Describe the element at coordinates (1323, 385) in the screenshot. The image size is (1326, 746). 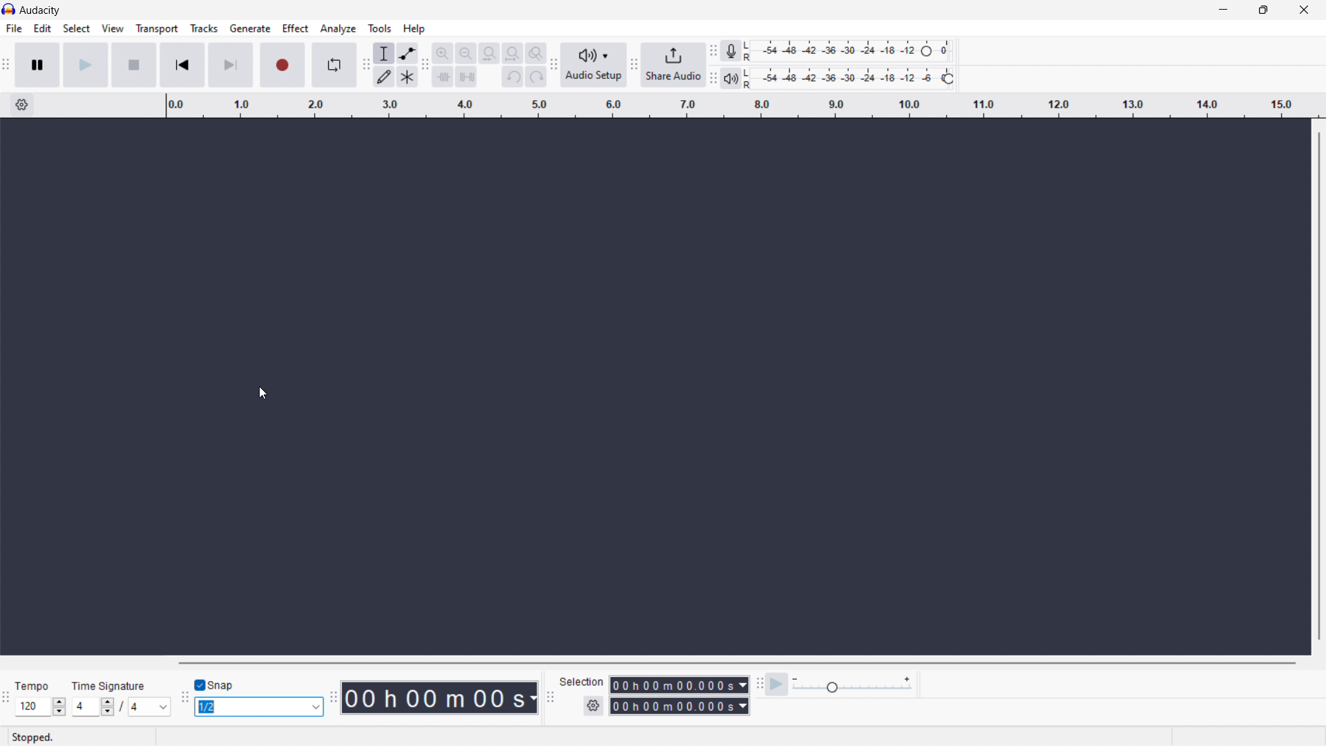
I see `vertical scrollbar` at that location.